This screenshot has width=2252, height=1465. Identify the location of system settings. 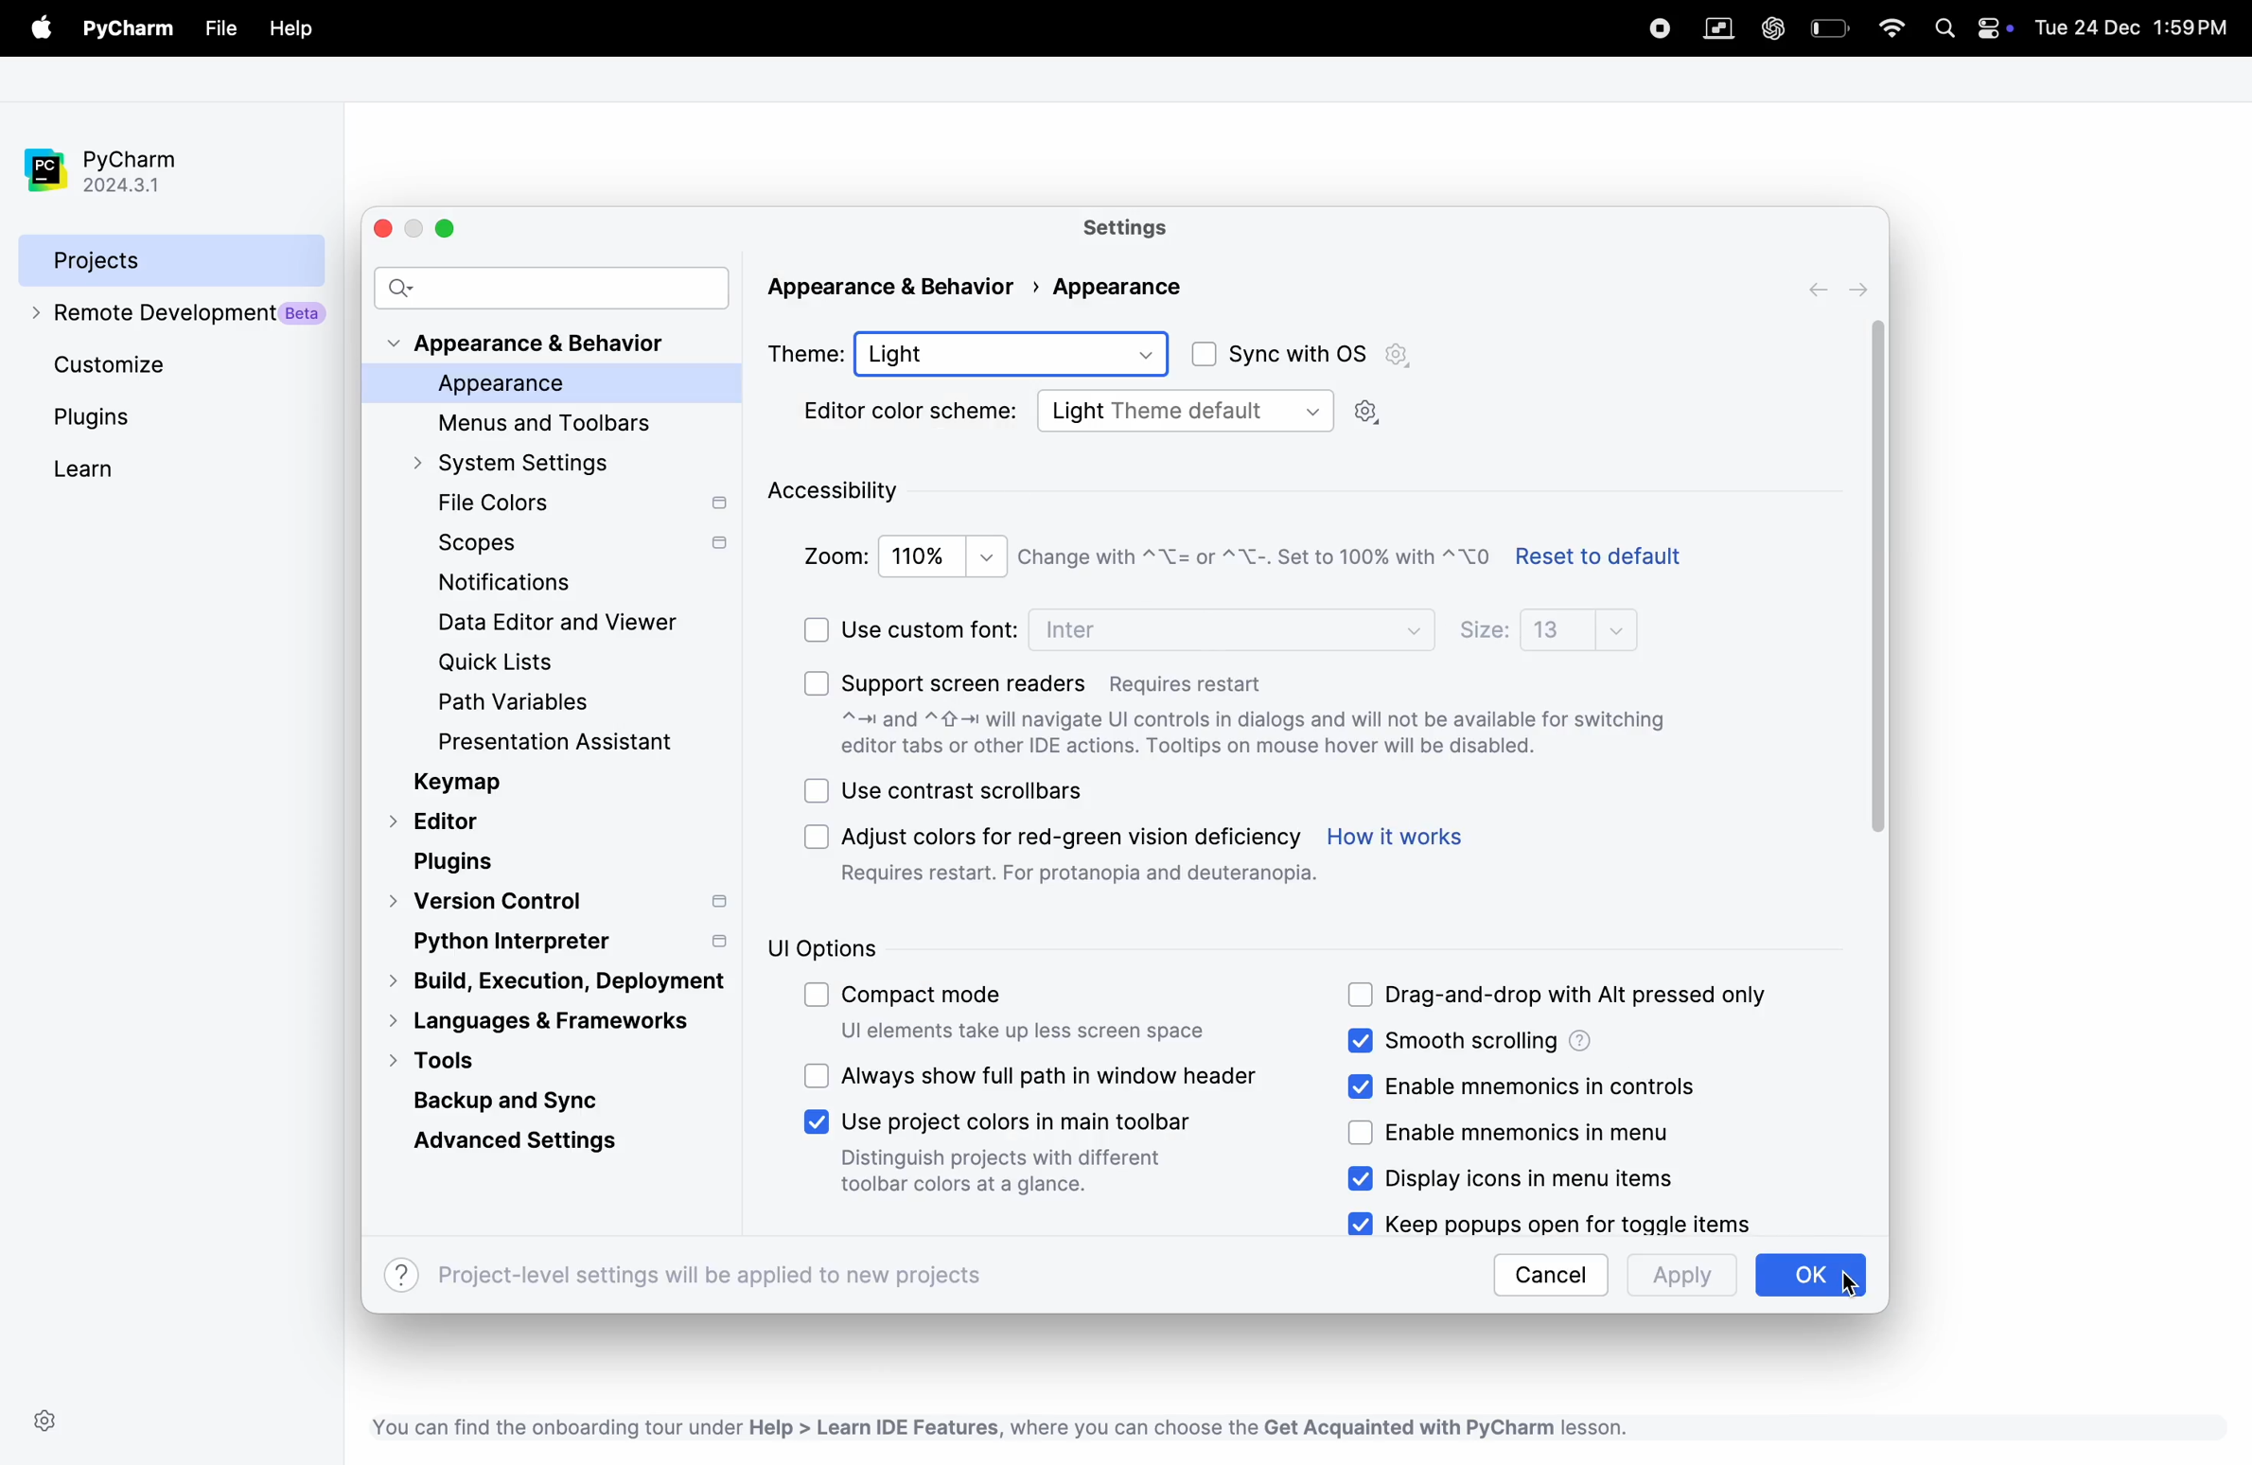
(542, 464).